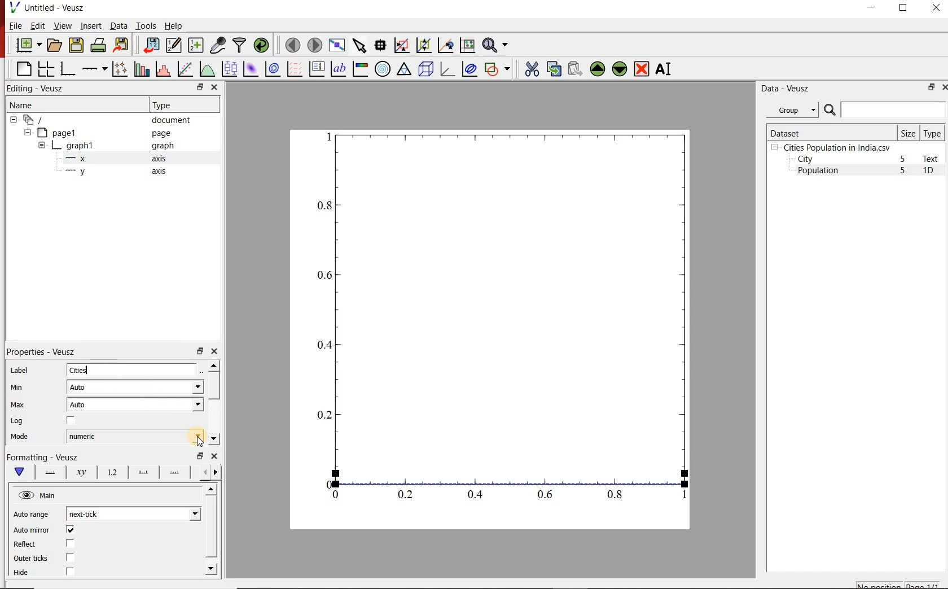 This screenshot has width=948, height=589. Describe the element at coordinates (261, 45) in the screenshot. I see `reload linked datasets` at that location.